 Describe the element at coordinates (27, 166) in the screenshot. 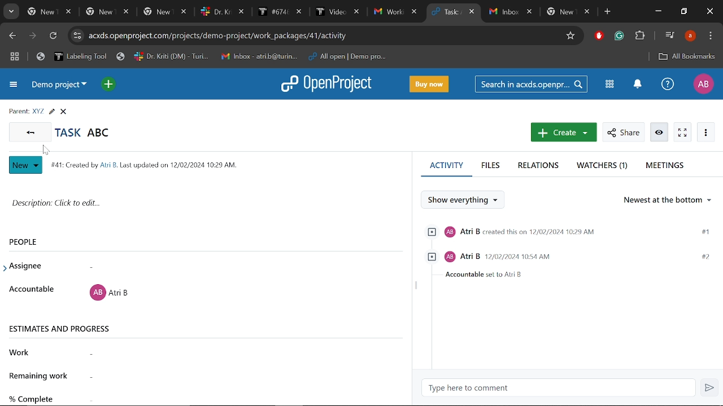

I see `New` at that location.